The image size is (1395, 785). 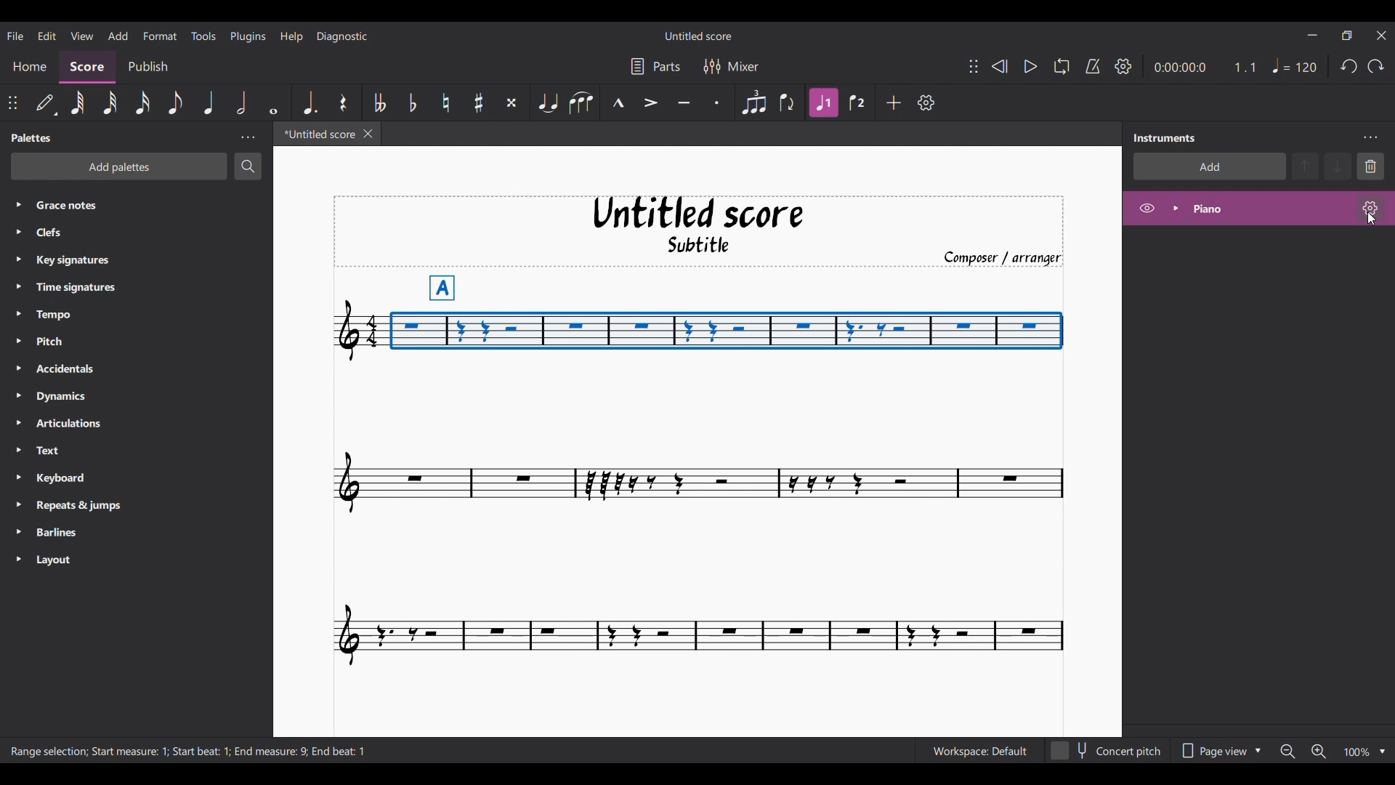 I want to click on Time signatures, so click(x=89, y=286).